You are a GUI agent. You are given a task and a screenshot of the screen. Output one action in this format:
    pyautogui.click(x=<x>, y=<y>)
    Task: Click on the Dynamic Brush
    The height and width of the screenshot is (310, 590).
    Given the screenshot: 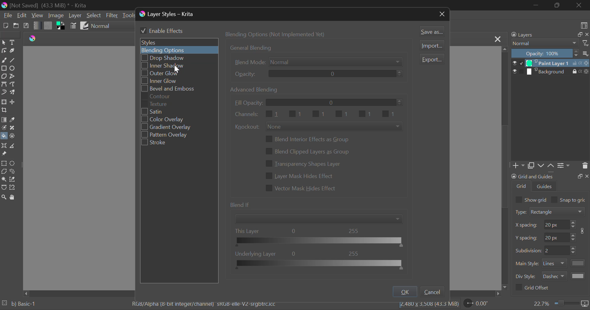 What is the action you would take?
    pyautogui.click(x=4, y=93)
    